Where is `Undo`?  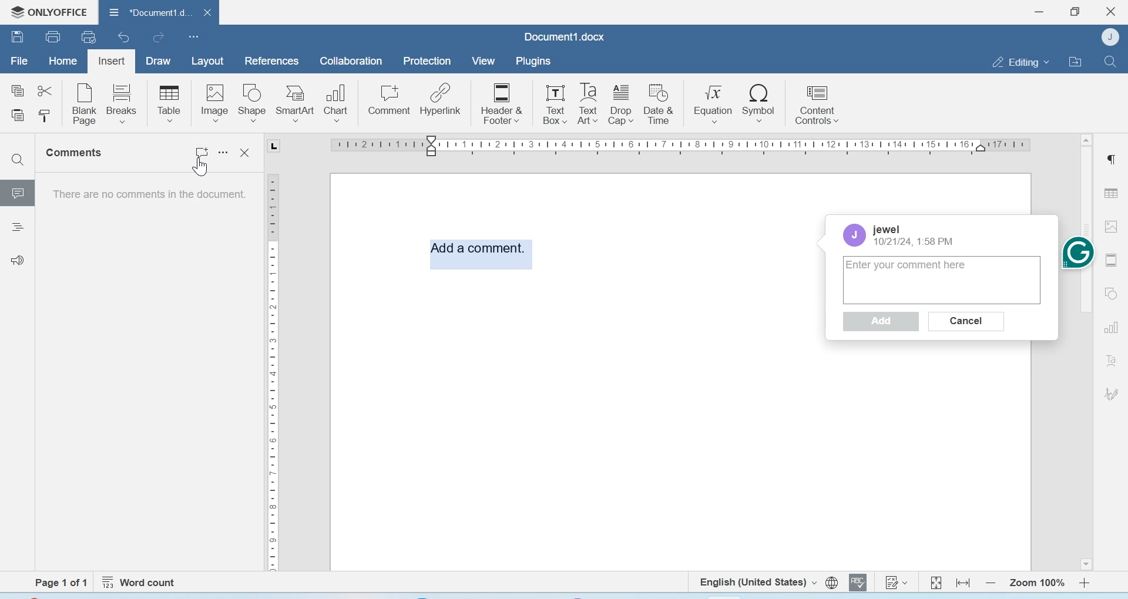
Undo is located at coordinates (125, 37).